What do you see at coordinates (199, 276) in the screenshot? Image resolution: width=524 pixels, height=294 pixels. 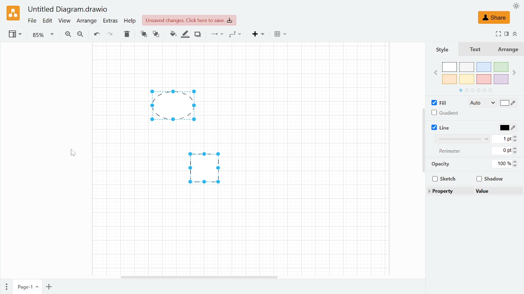 I see `Horizontal scrollbar` at bounding box center [199, 276].